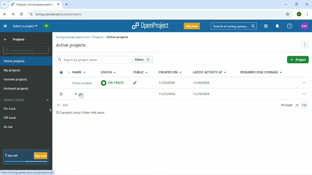 The height and width of the screenshot is (175, 312). Describe the element at coordinates (29, 172) in the screenshot. I see `Link` at that location.